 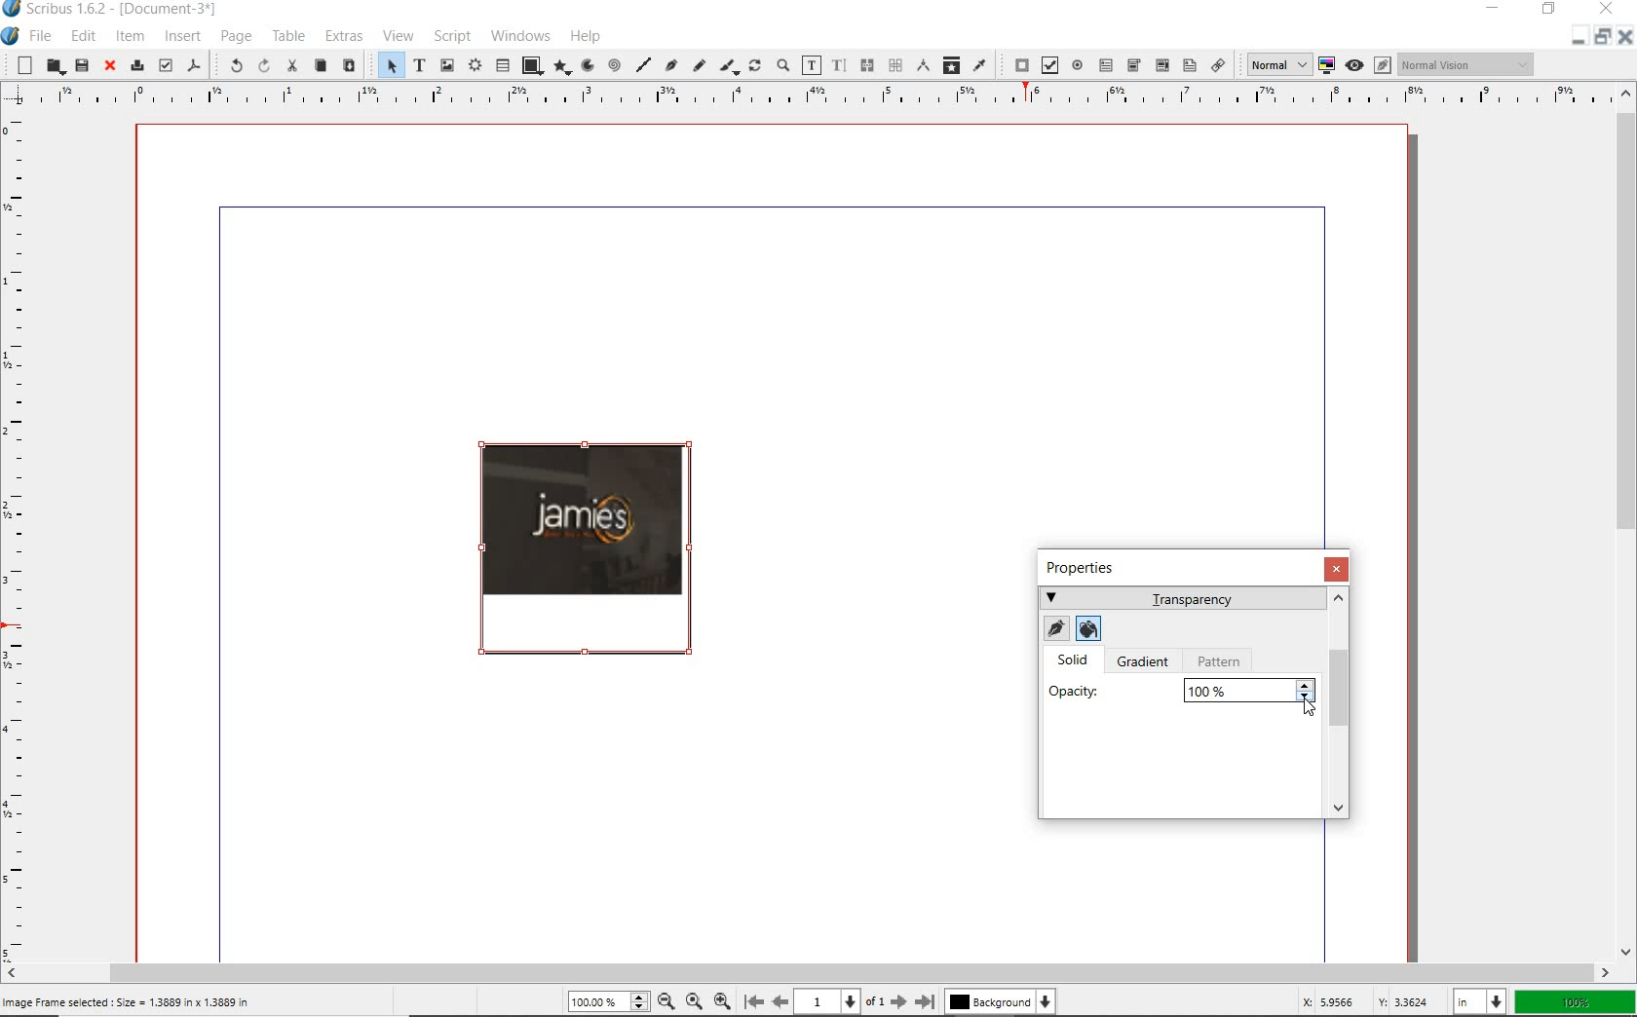 What do you see at coordinates (1016, 64) in the screenshot?
I see `pdf push button` at bounding box center [1016, 64].